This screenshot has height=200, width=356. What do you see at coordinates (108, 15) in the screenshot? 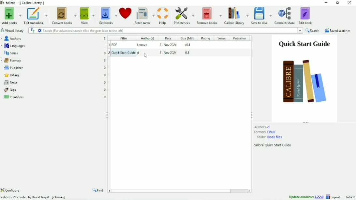
I see `Get books` at bounding box center [108, 15].